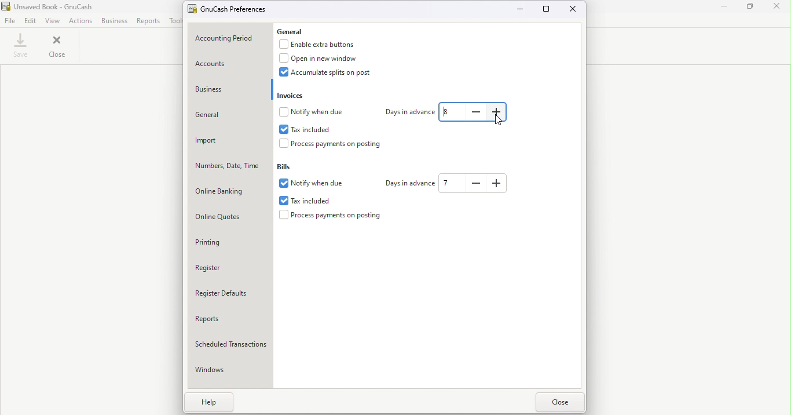 This screenshot has width=791, height=415. Describe the element at coordinates (31, 20) in the screenshot. I see `Edit` at that location.